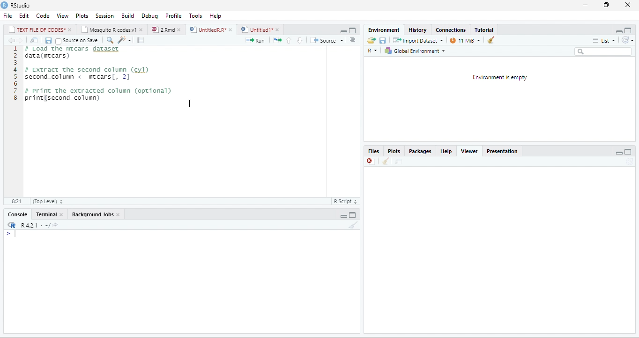 This screenshot has height=338, width=639. What do you see at coordinates (383, 40) in the screenshot?
I see `save ` at bounding box center [383, 40].